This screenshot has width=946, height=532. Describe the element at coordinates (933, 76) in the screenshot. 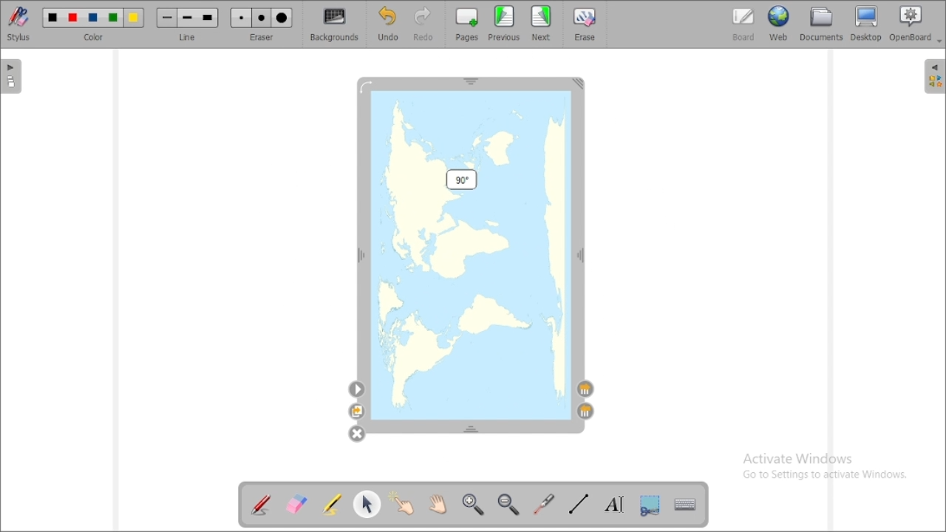

I see `sidebar settings` at that location.